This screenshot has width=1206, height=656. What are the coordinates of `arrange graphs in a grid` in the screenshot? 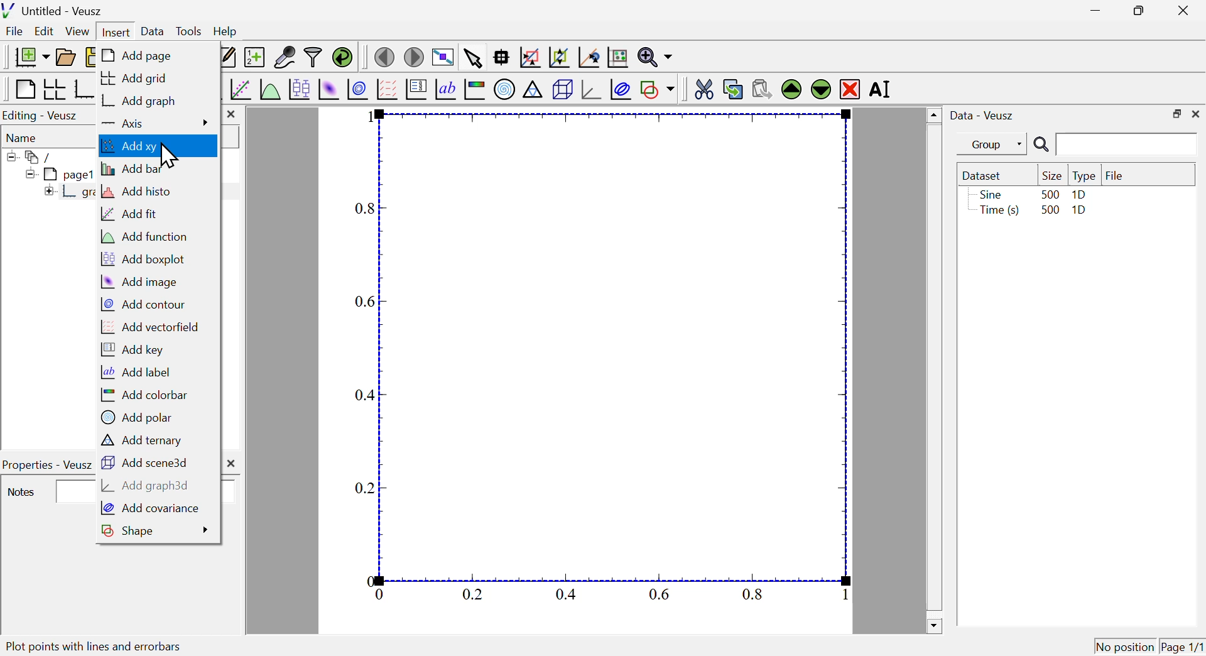 It's located at (54, 90).